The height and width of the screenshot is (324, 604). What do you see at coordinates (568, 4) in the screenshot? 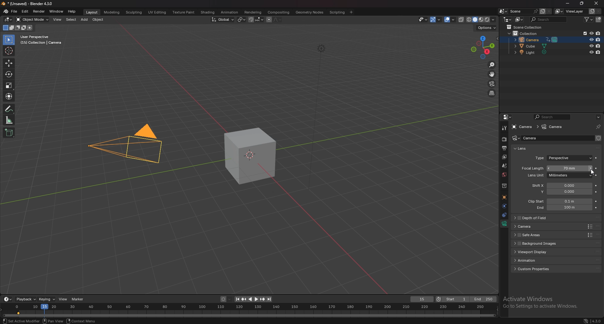
I see `minimize` at bounding box center [568, 4].